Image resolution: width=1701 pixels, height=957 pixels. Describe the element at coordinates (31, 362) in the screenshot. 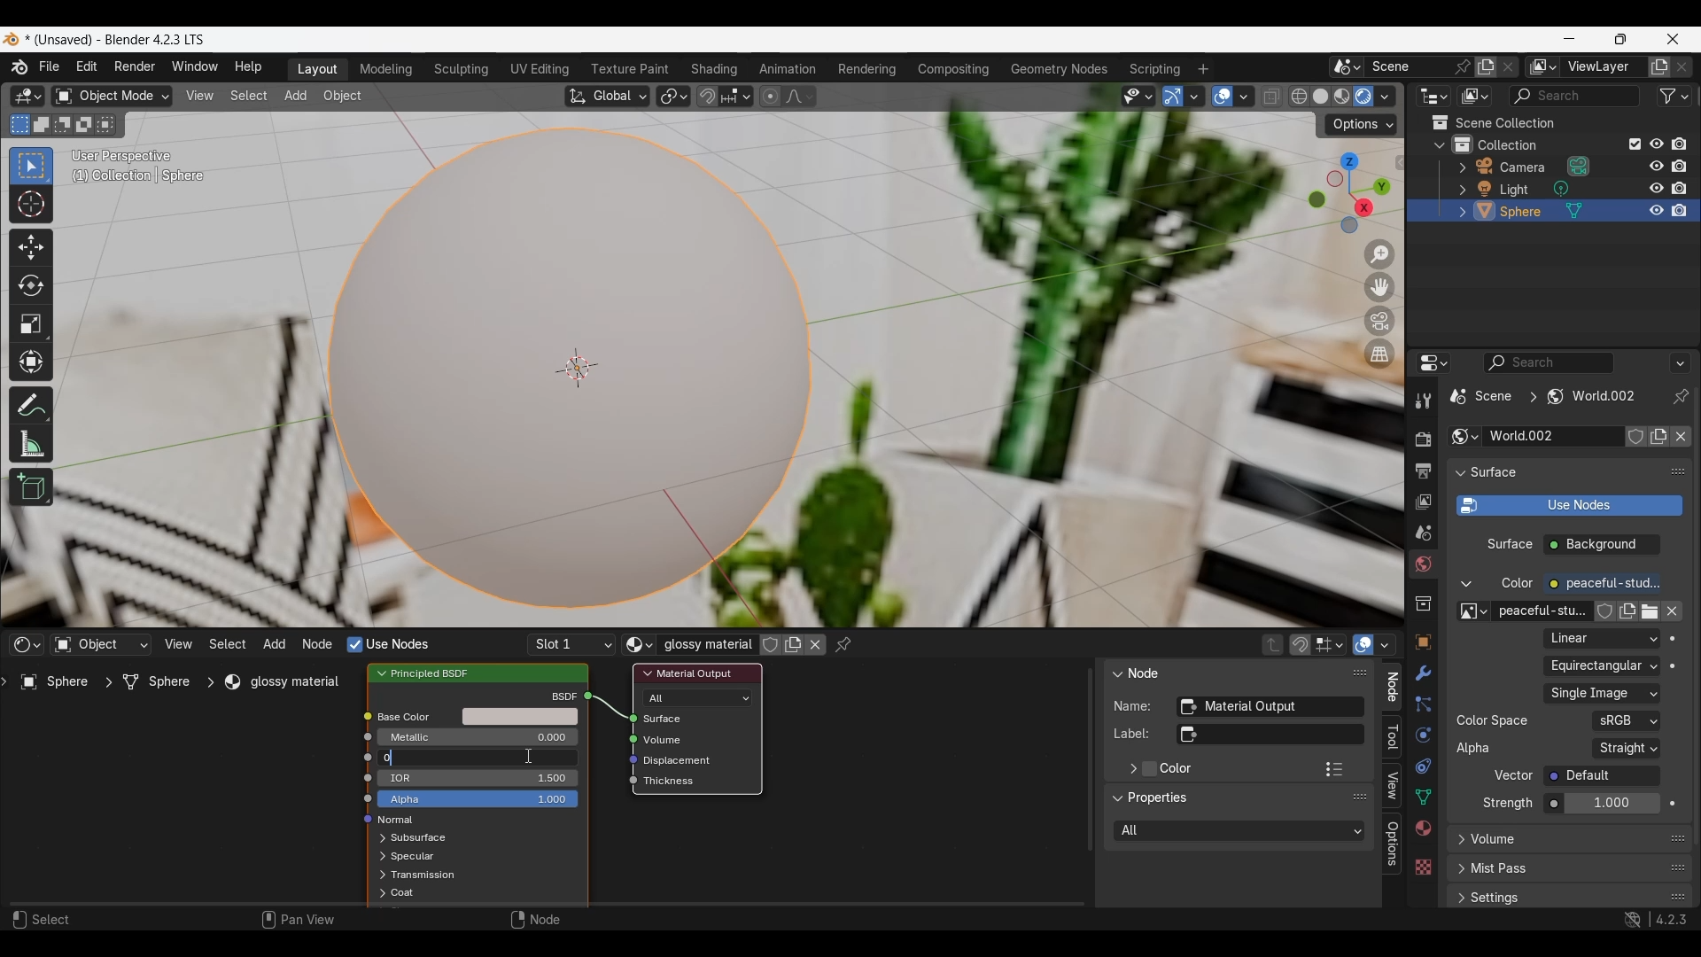

I see `Transform ` at that location.